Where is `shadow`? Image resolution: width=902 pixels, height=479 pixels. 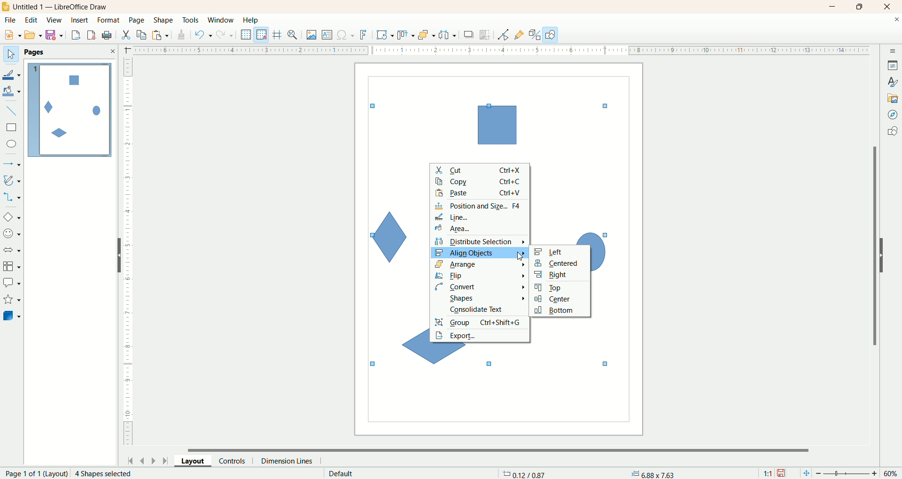
shadow is located at coordinates (469, 34).